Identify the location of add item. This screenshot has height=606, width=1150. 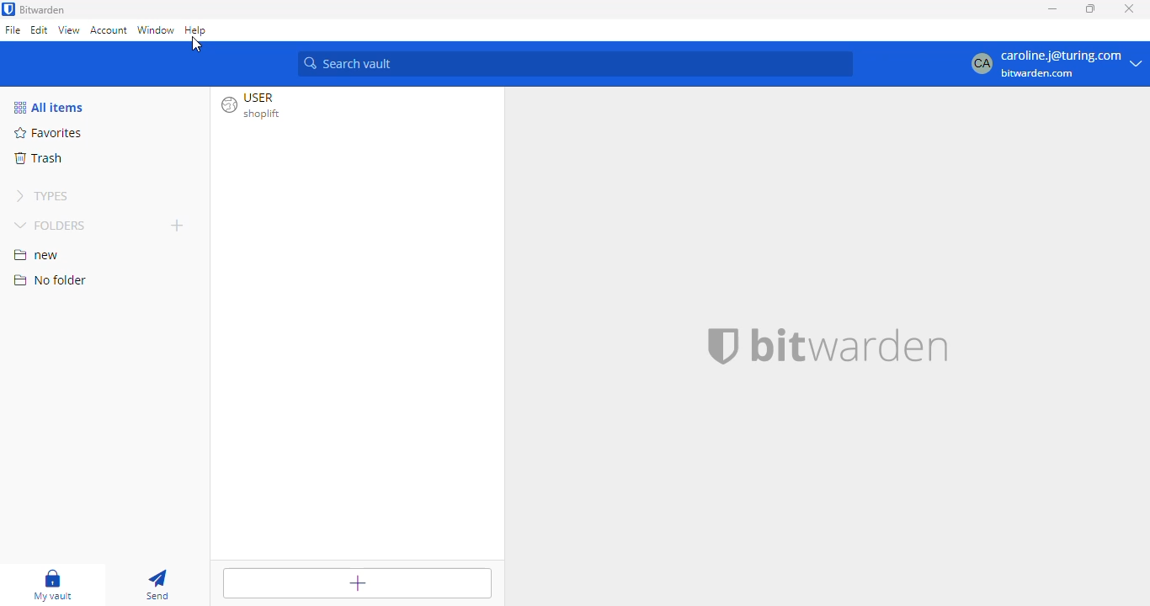
(356, 583).